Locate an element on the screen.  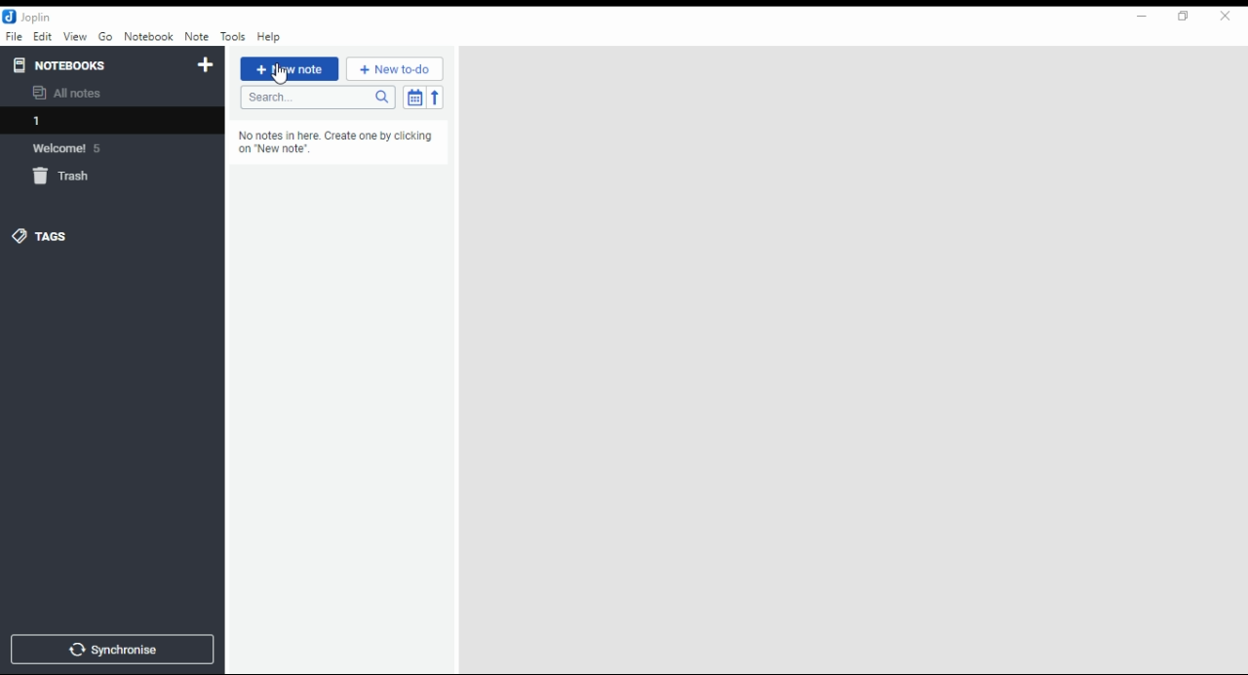
close window is located at coordinates (1226, 18).